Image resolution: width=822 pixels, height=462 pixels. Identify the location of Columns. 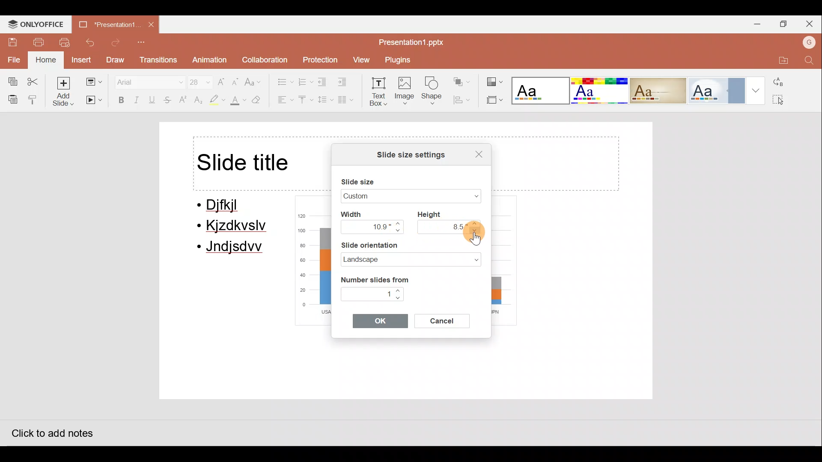
(349, 101).